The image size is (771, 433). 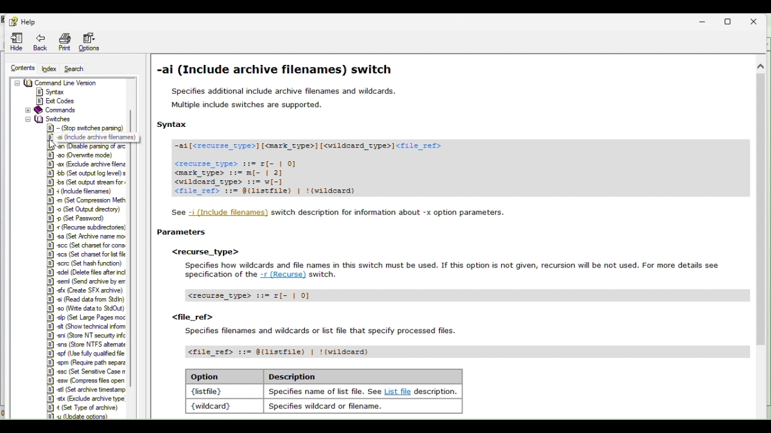 What do you see at coordinates (88, 173) in the screenshot?
I see `Set output log level) s` at bounding box center [88, 173].